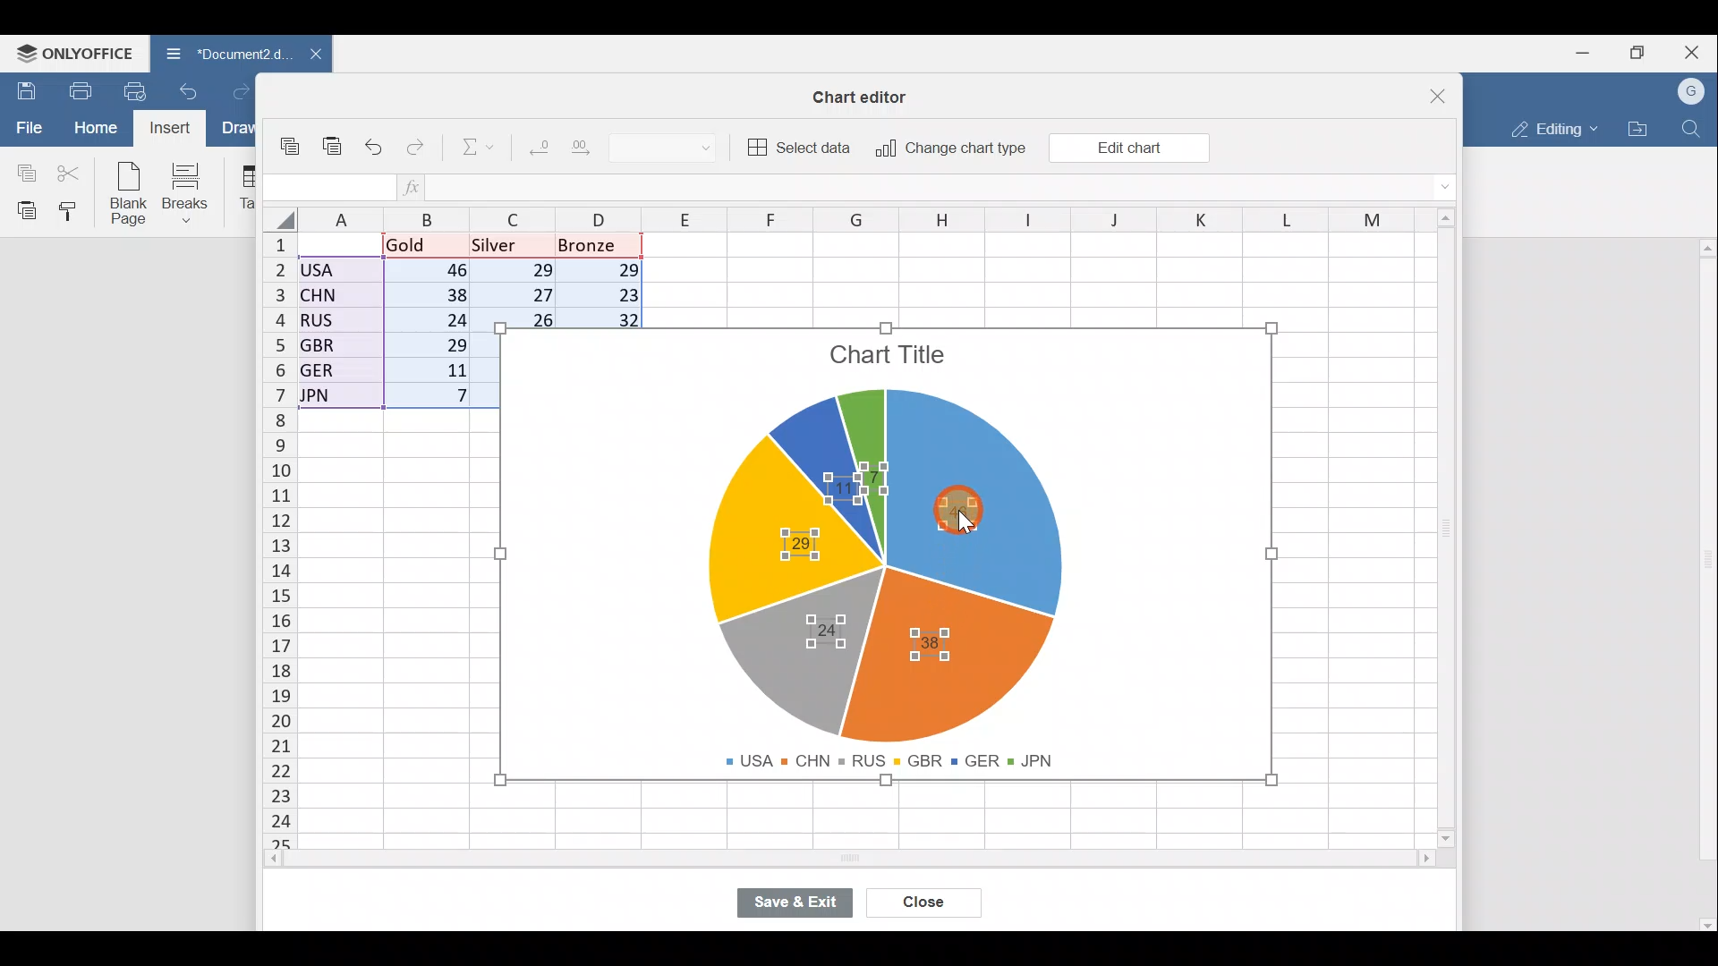 The height and width of the screenshot is (966, 1718). I want to click on Cell name, so click(327, 188).